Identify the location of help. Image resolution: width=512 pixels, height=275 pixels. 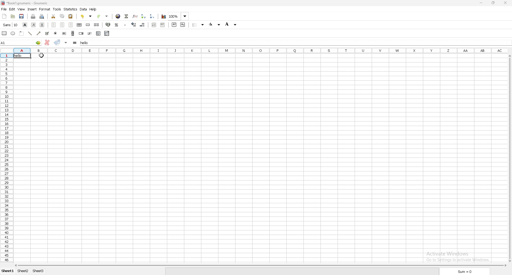
(93, 9).